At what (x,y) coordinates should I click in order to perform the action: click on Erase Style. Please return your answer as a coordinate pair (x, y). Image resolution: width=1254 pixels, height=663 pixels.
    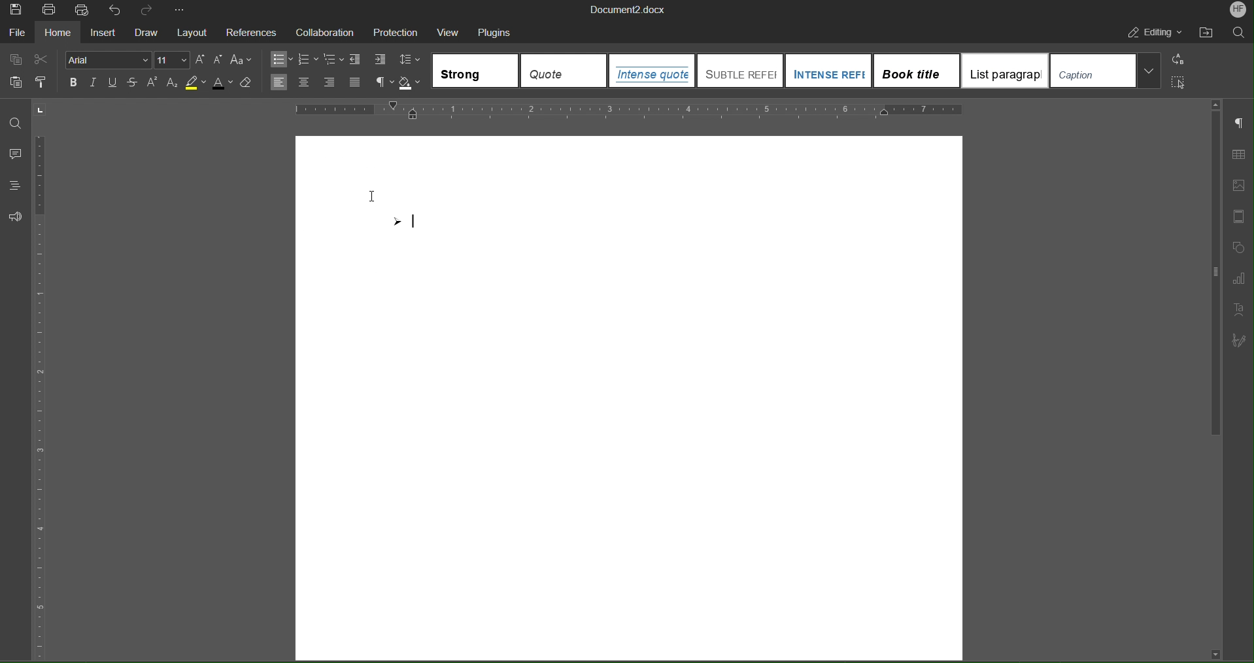
    Looking at the image, I should click on (250, 83).